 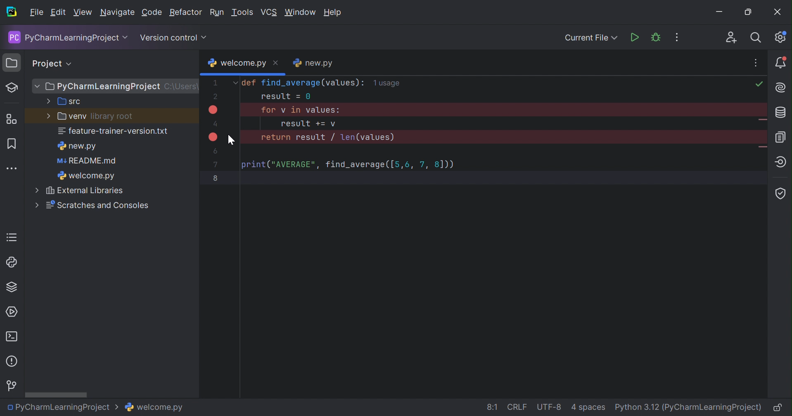 I want to click on Minimize, so click(x=718, y=13).